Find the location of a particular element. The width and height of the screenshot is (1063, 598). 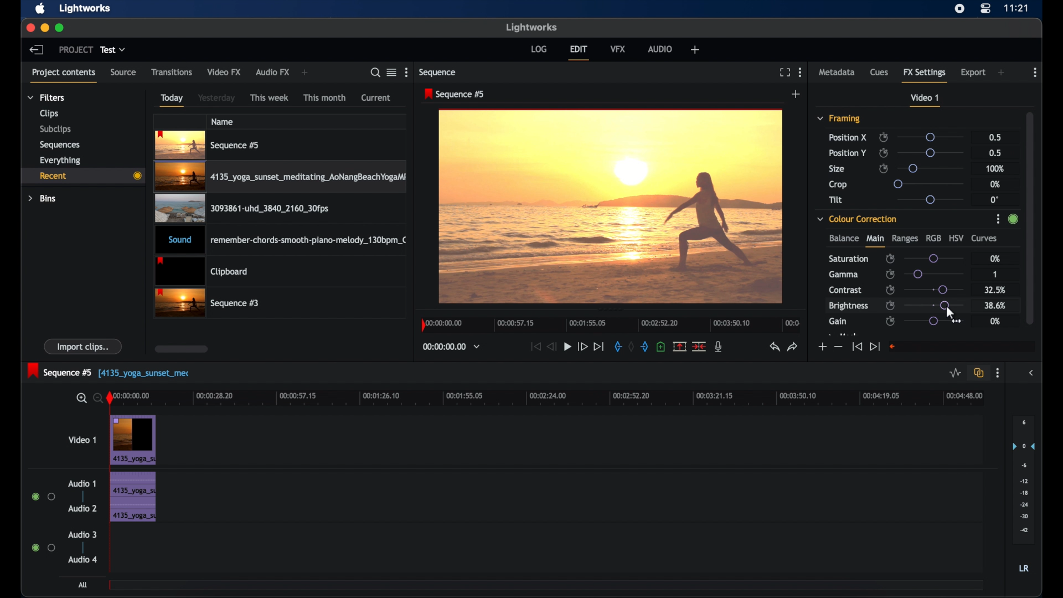

filters dropdown is located at coordinates (49, 98).